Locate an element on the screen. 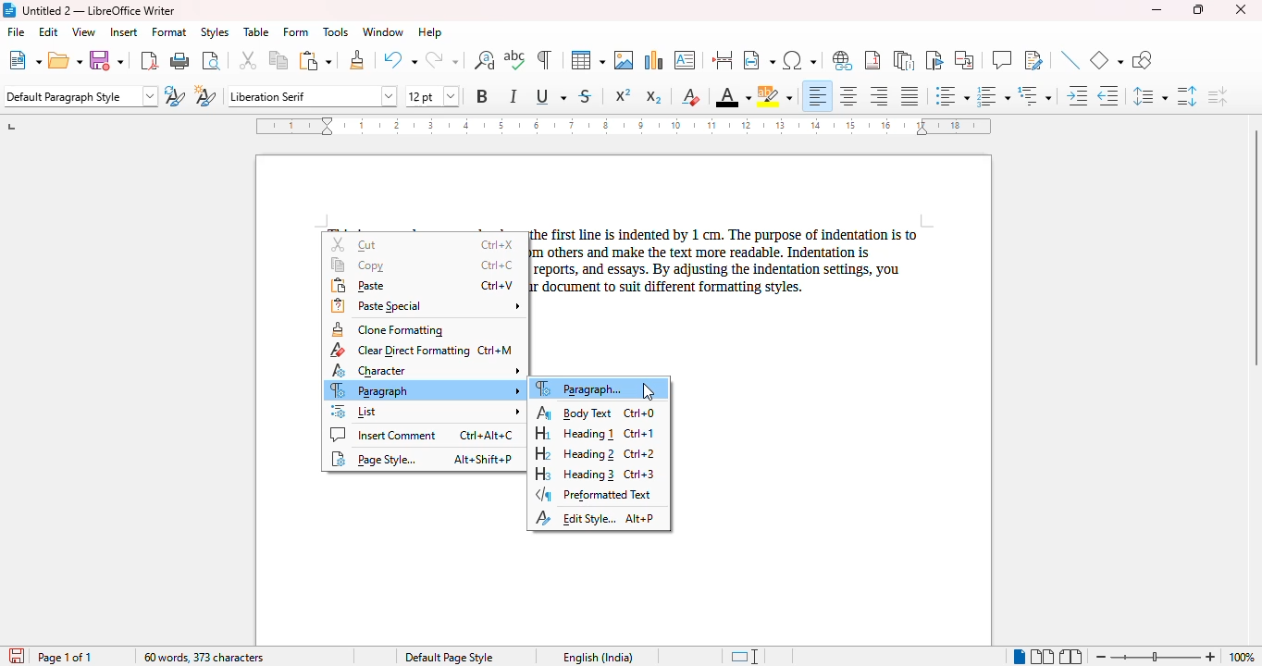 Image resolution: width=1262 pixels, height=666 pixels. list is located at coordinates (425, 411).